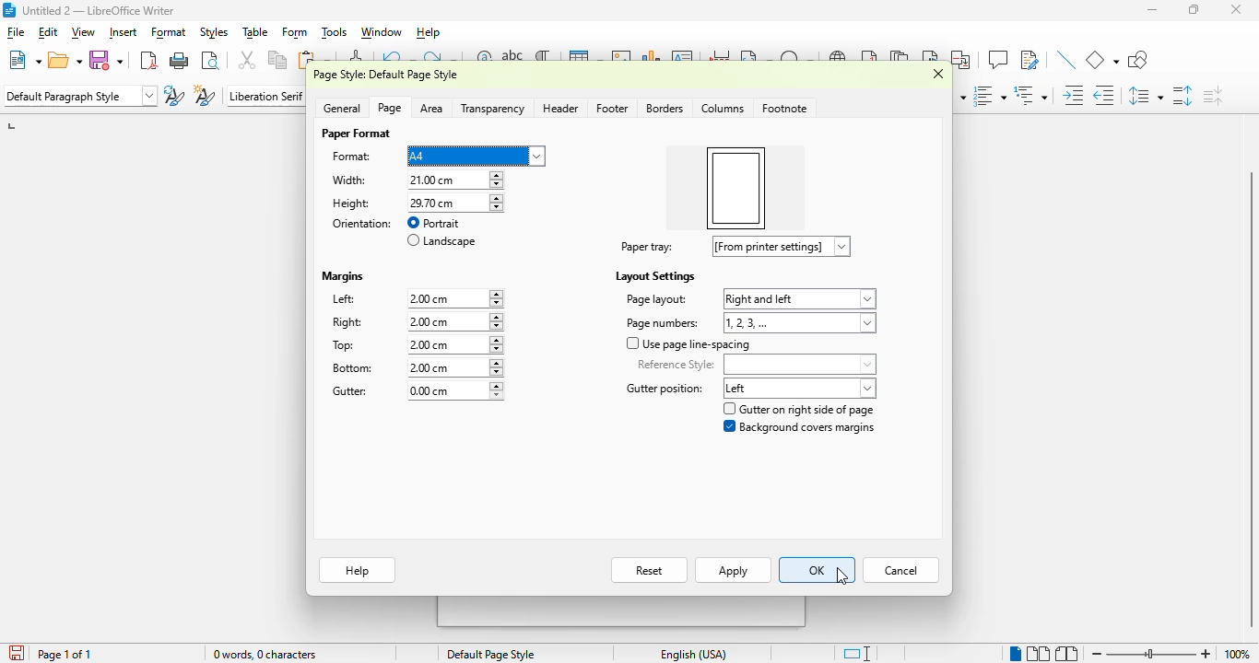 Image resolution: width=1259 pixels, height=663 pixels. Describe the element at coordinates (265, 654) in the screenshot. I see `word and character count` at that location.